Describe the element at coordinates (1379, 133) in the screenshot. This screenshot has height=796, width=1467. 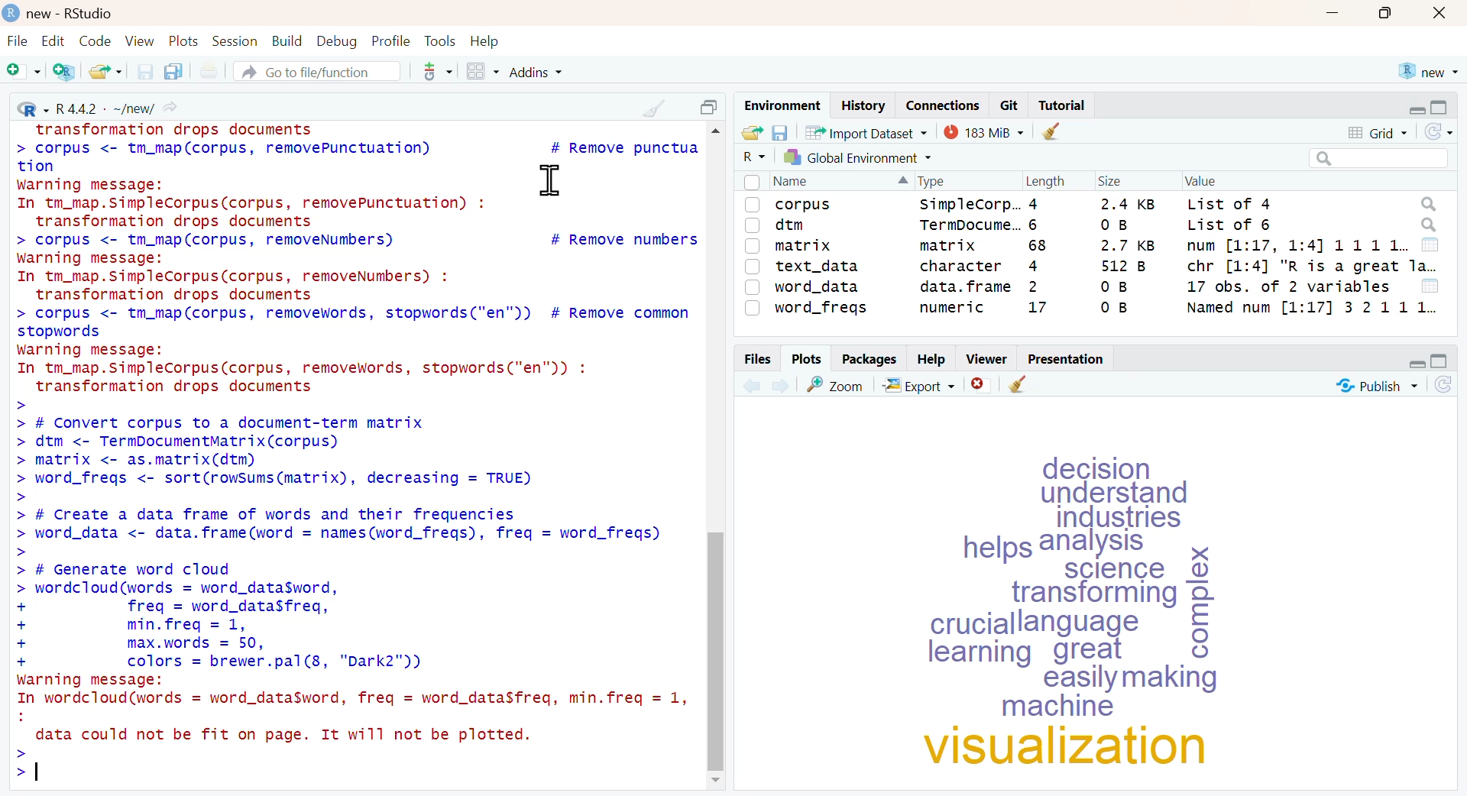
I see `Grid` at that location.